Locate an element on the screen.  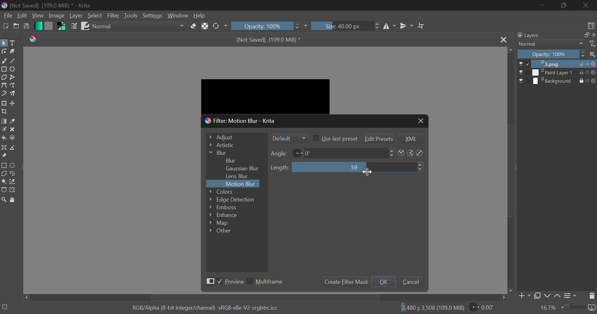
Bezier Curve Selection Tool is located at coordinates (4, 190).